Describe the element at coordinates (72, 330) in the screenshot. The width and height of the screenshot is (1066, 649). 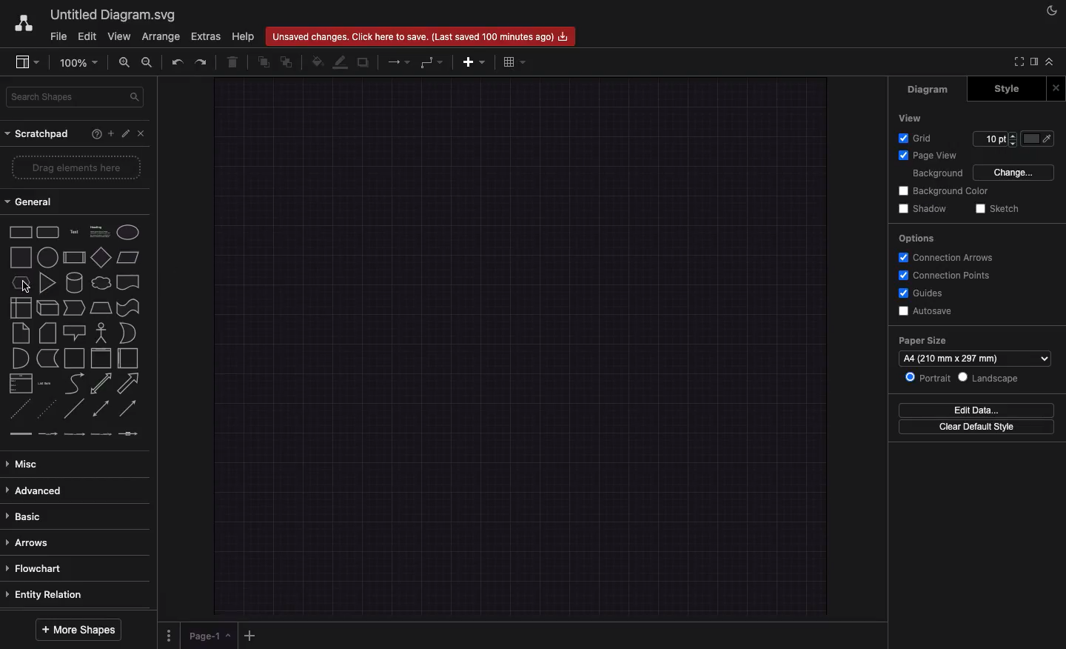
I see `Shapes` at that location.